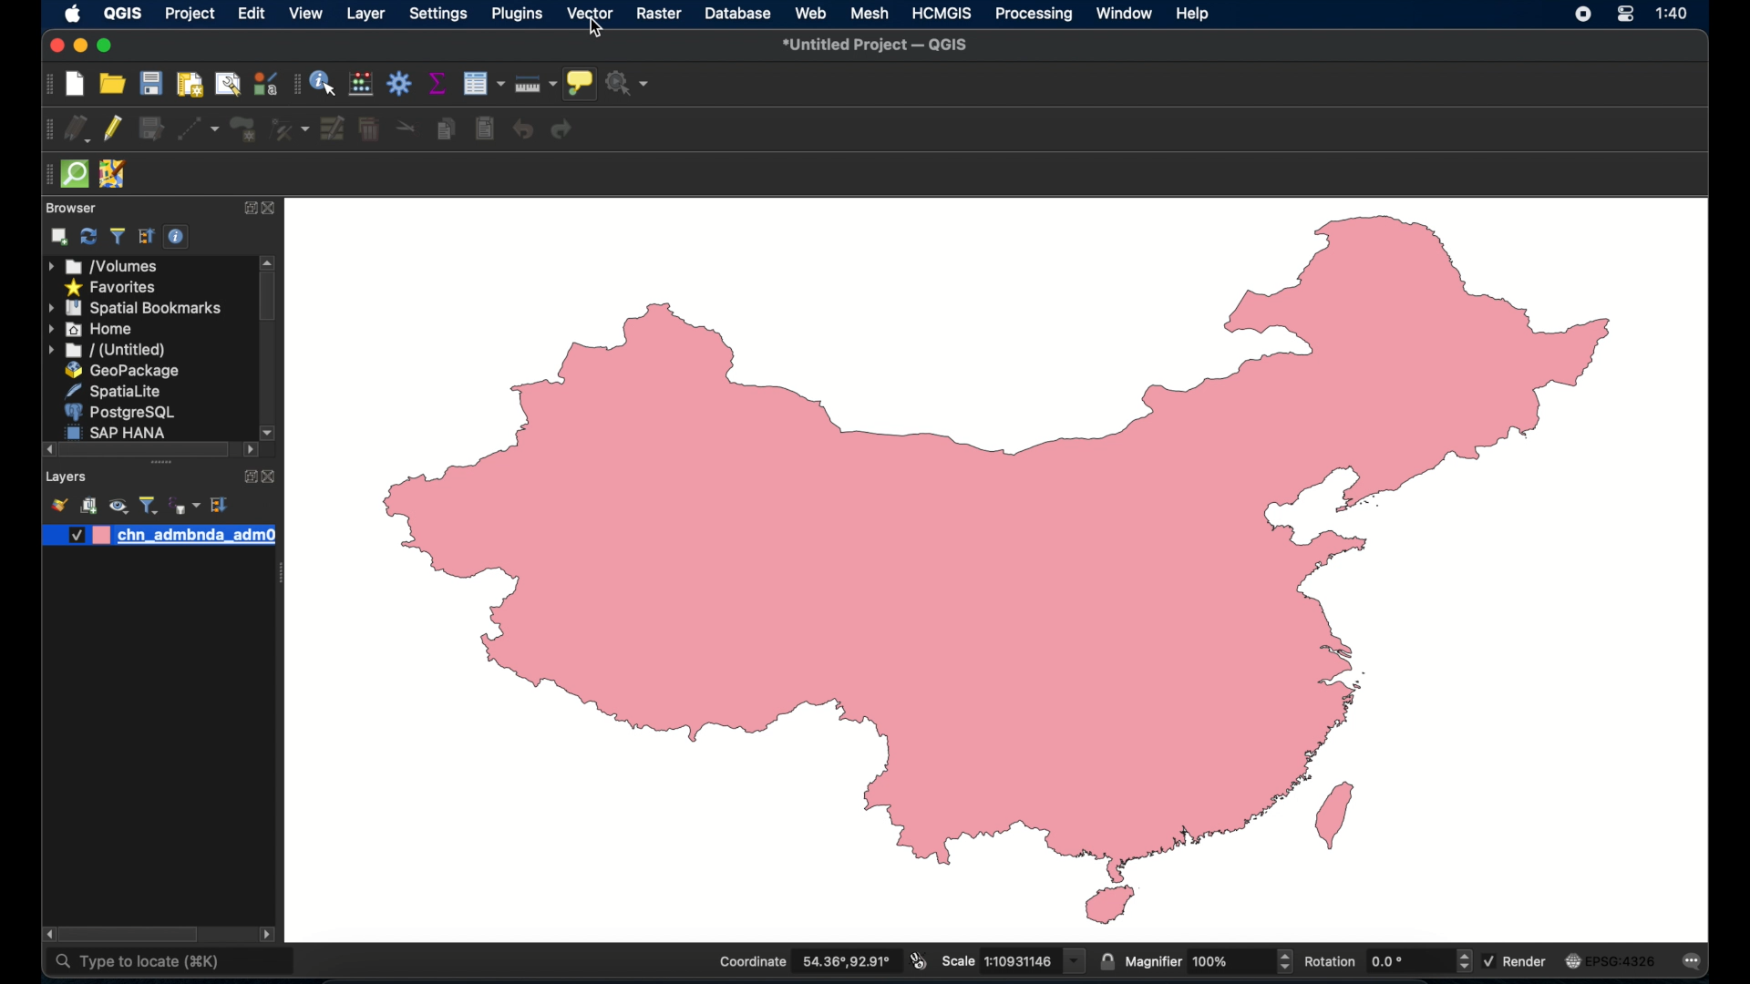 This screenshot has height=984, width=1750. Describe the element at coordinates (82, 46) in the screenshot. I see `minimize` at that location.